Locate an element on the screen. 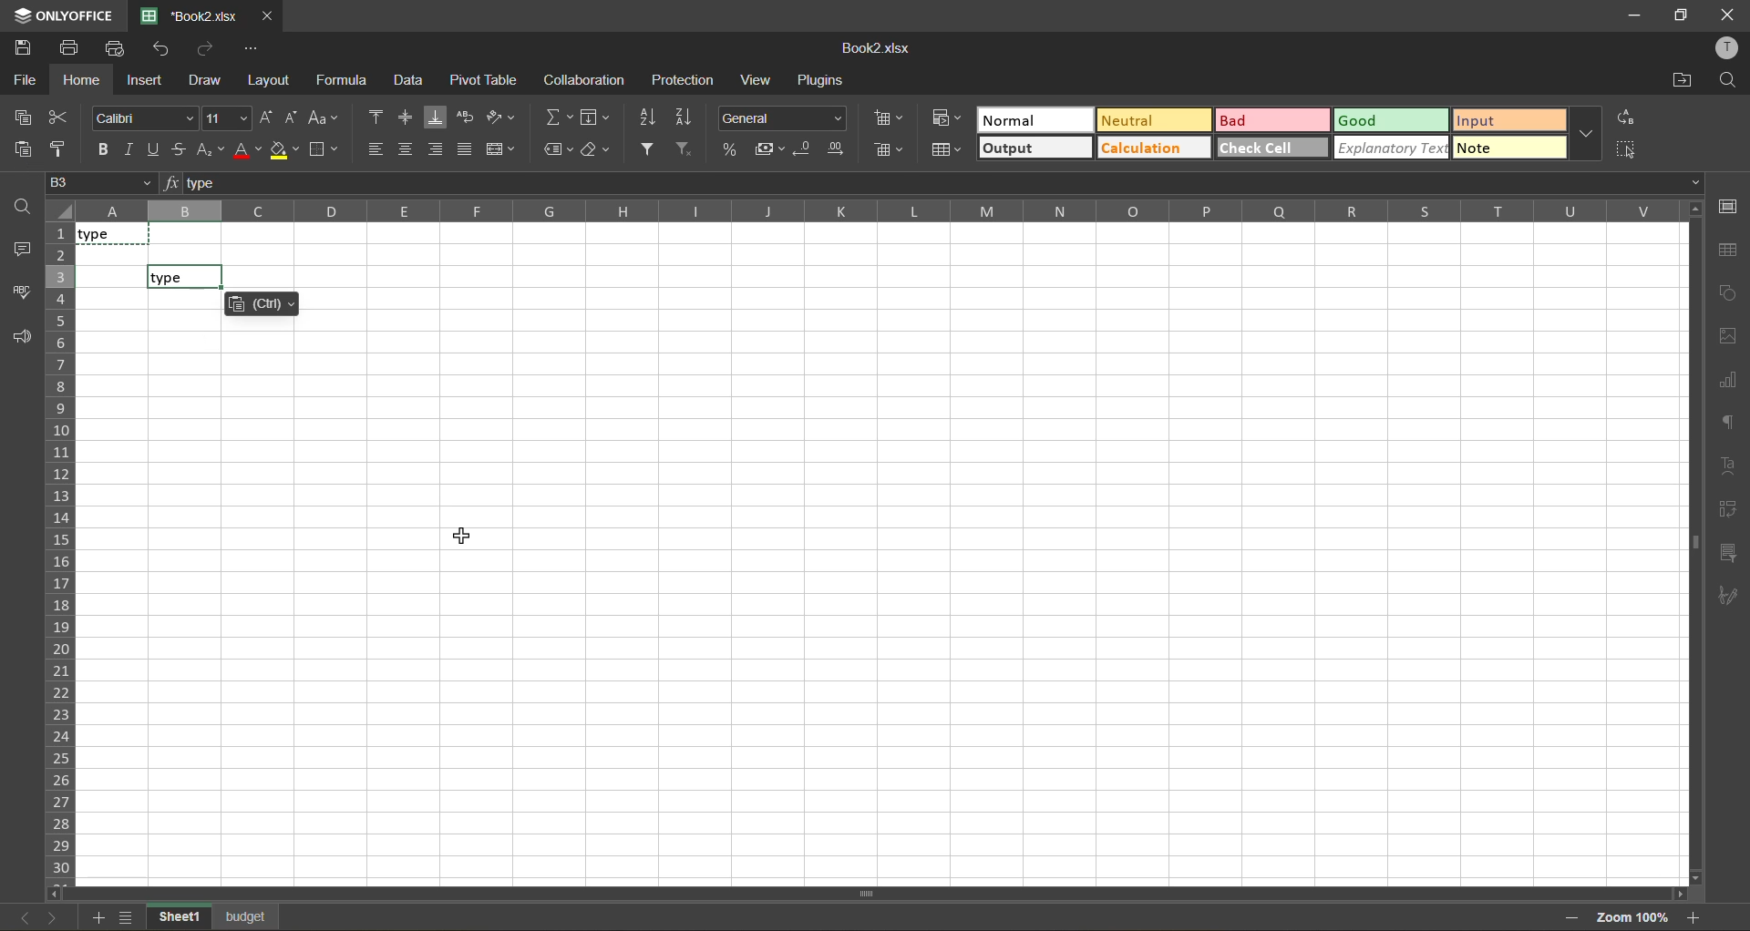 The width and height of the screenshot is (1750, 931). text is located at coordinates (1728, 465).